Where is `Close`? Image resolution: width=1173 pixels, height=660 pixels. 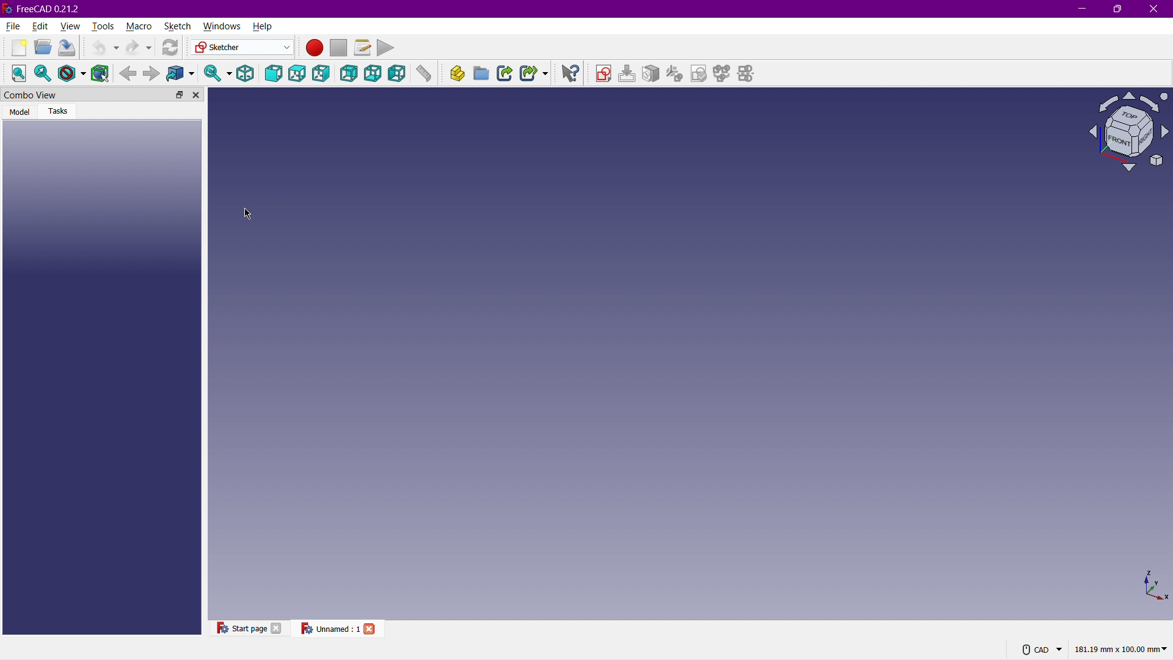 Close is located at coordinates (1156, 9).